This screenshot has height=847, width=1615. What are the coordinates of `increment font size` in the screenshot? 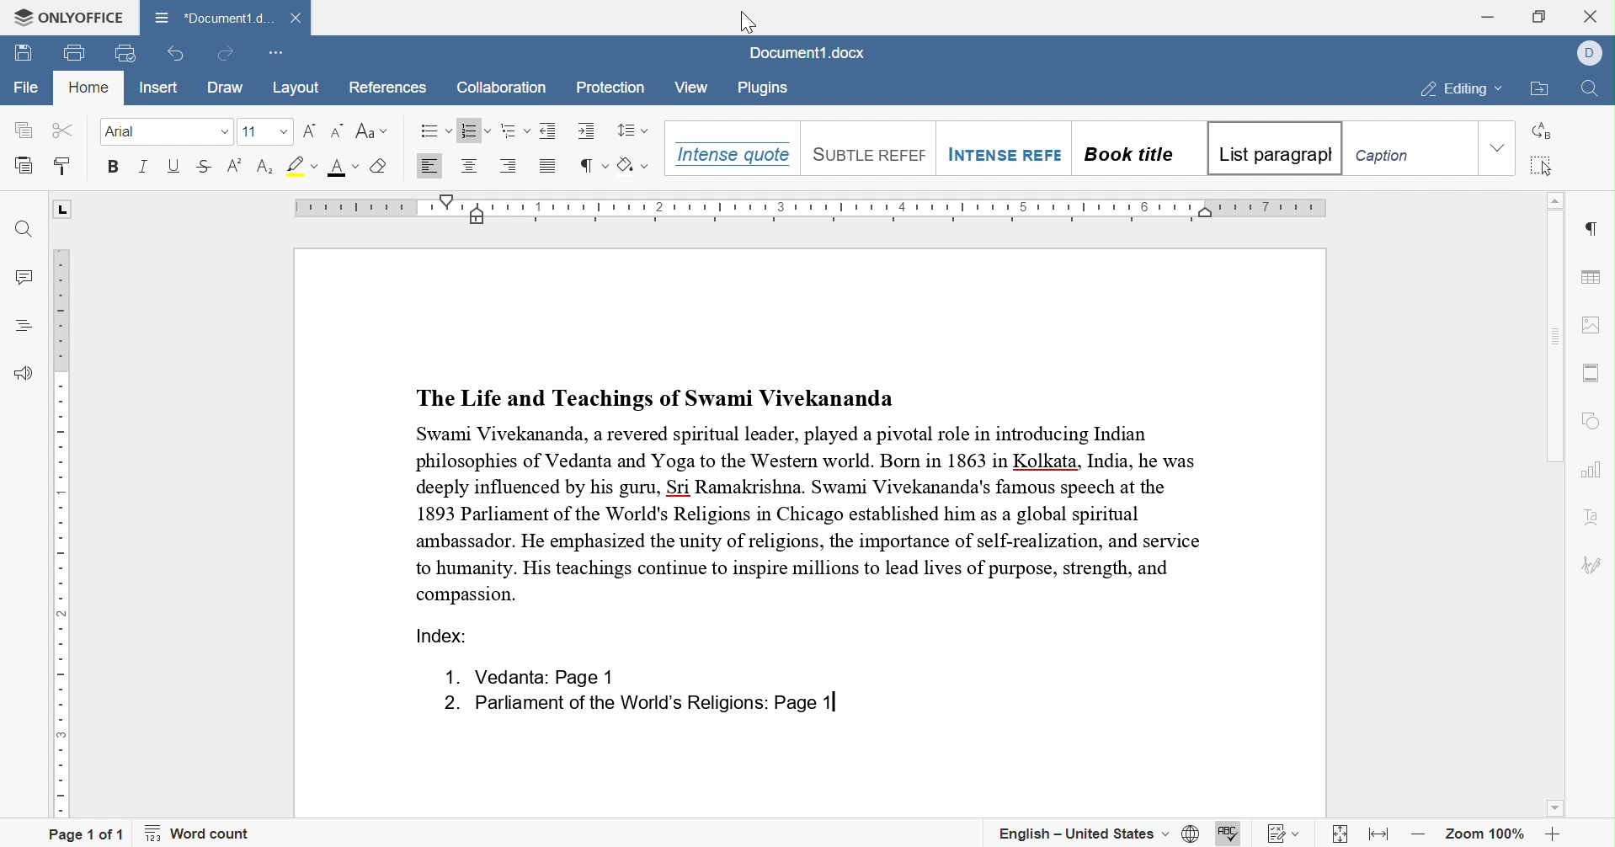 It's located at (308, 131).